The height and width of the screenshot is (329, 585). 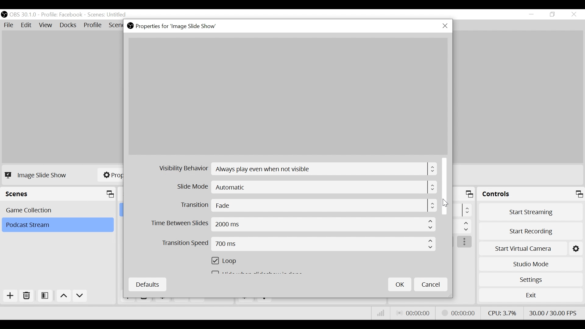 I want to click on View, so click(x=47, y=26).